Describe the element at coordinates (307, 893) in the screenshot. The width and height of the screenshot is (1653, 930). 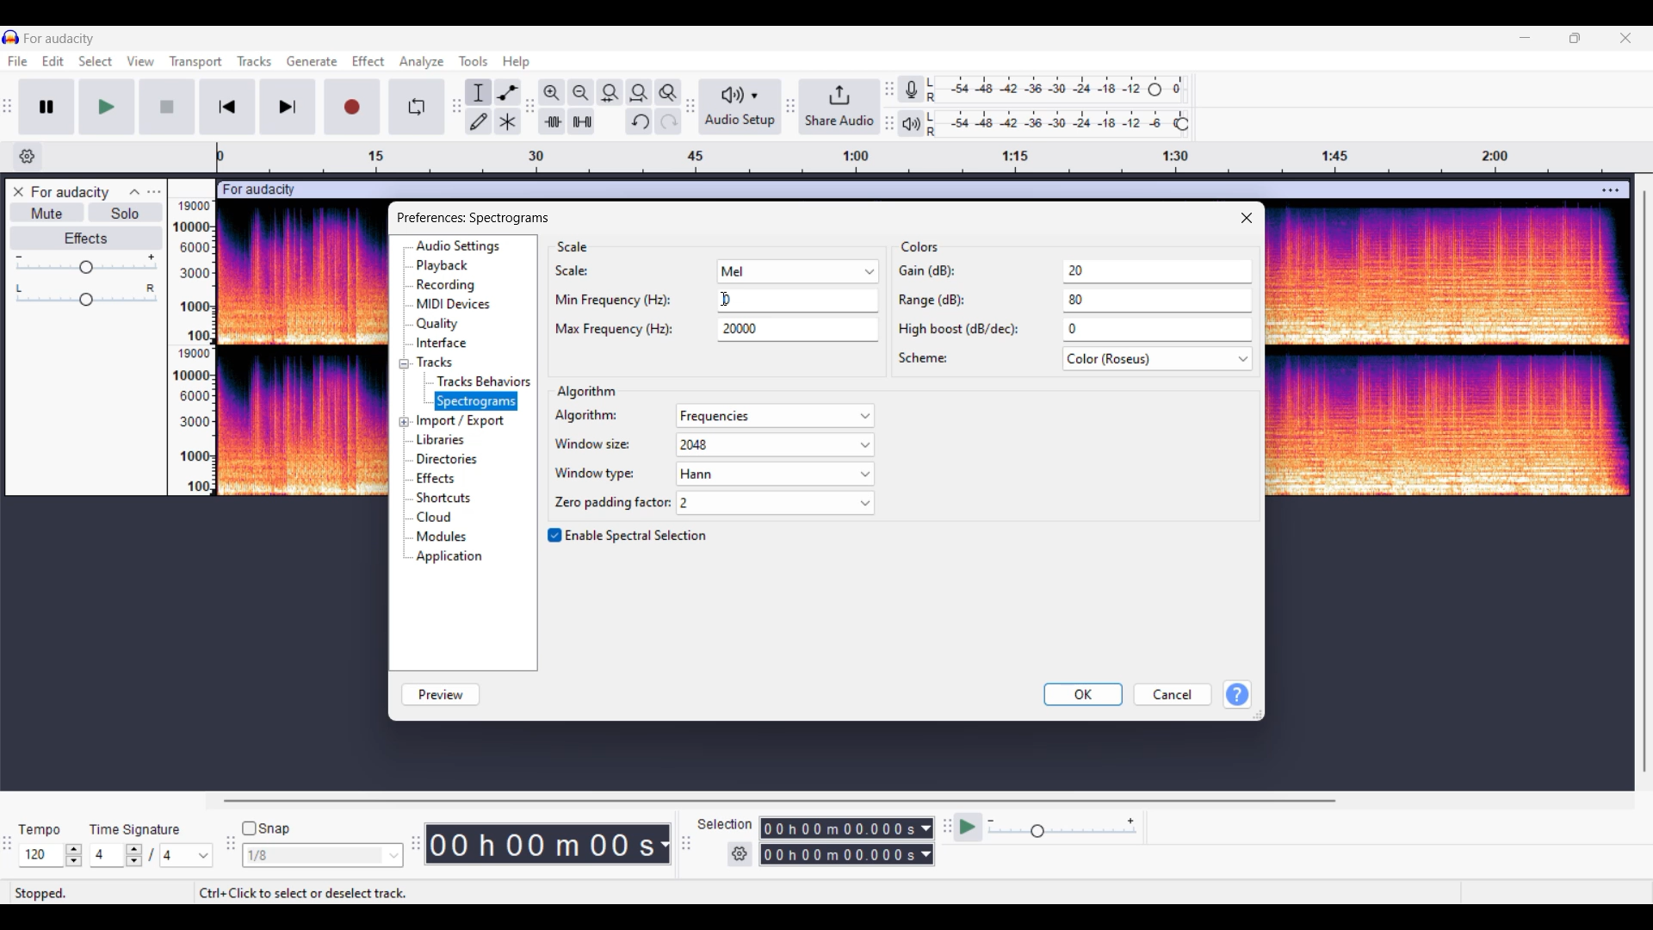
I see `Instructions for cursor` at that location.